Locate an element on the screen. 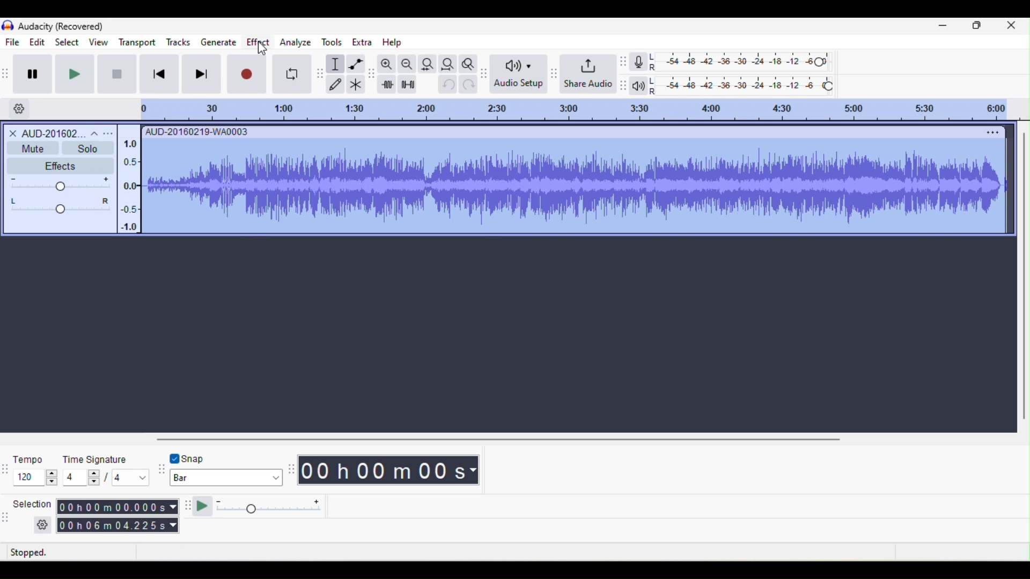  close is located at coordinates (1011, 28).